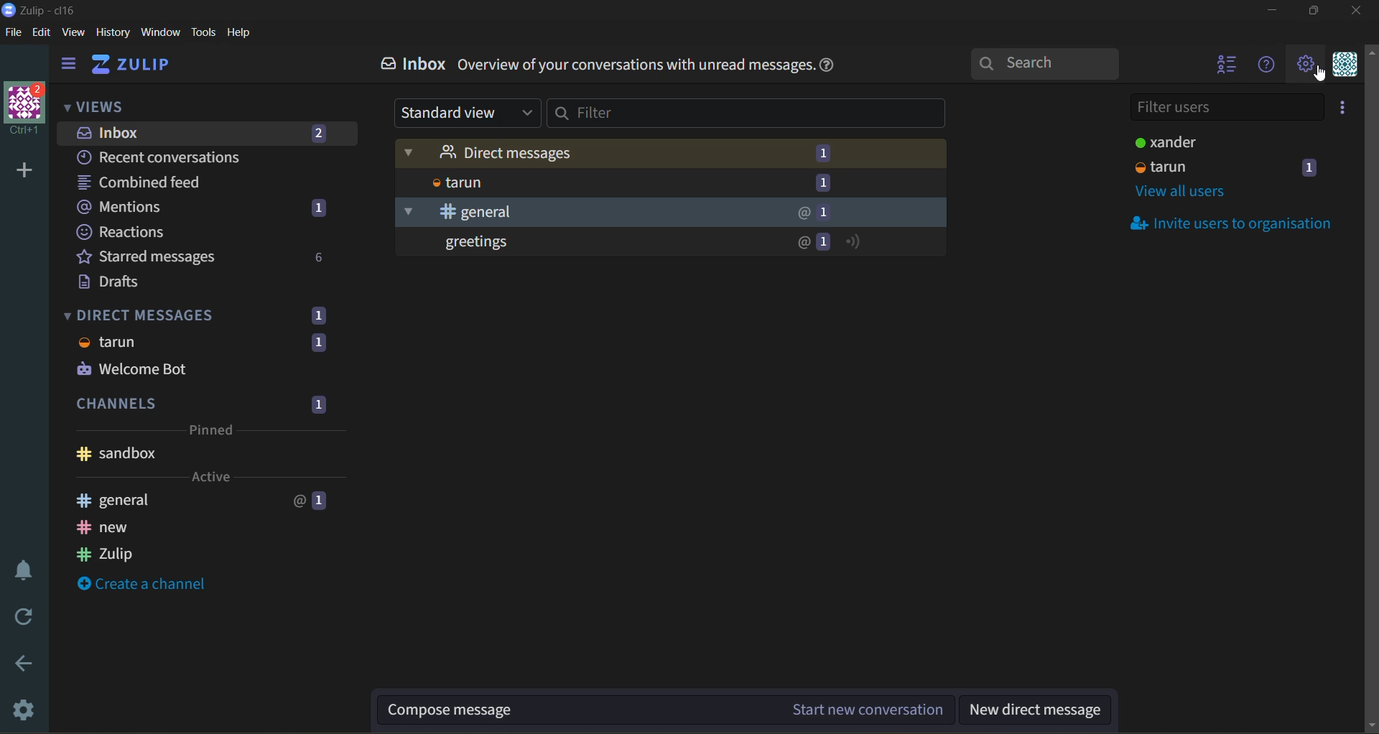 The width and height of the screenshot is (1379, 734). I want to click on channels, so click(199, 403).